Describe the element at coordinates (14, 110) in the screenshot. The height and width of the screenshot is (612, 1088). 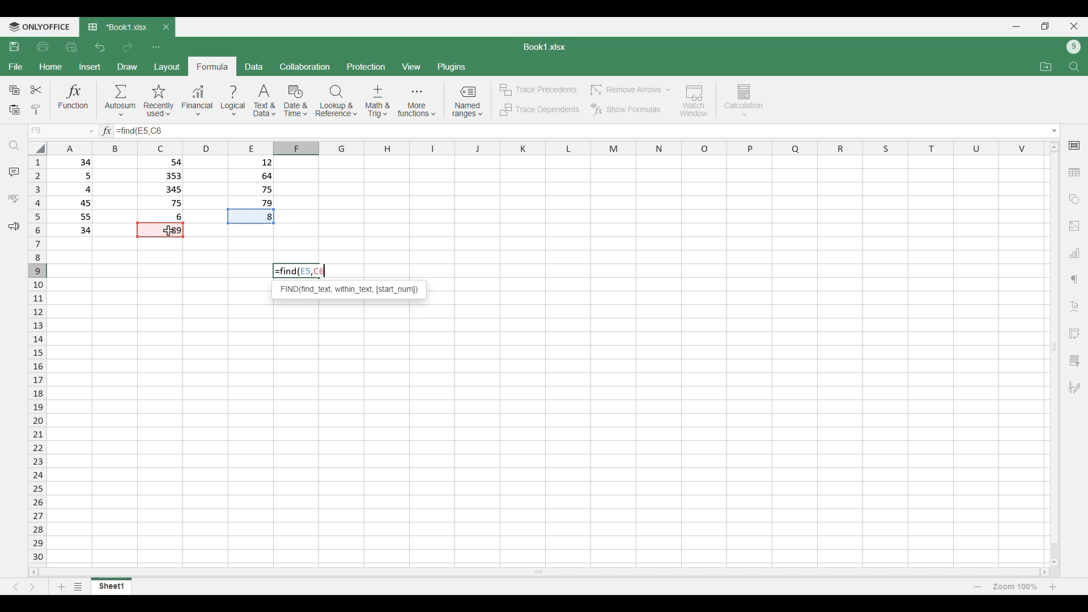
I see `Paste` at that location.